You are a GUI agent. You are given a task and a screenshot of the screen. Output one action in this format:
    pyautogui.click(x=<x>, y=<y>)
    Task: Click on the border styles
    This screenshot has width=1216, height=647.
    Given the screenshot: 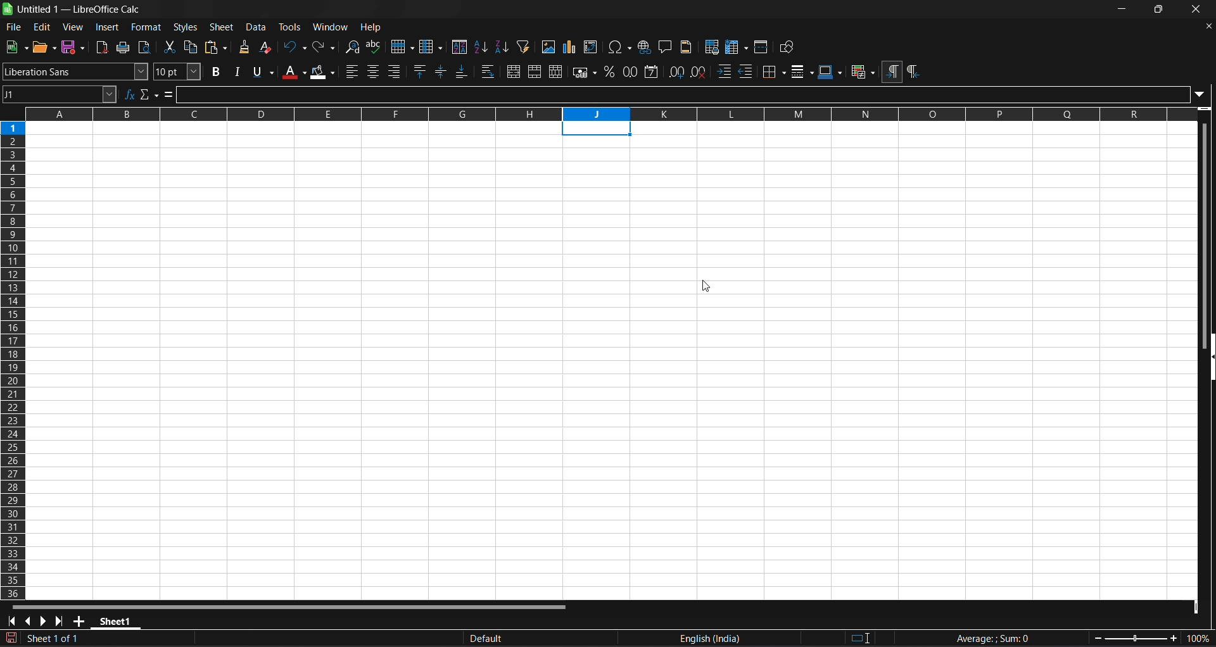 What is the action you would take?
    pyautogui.click(x=802, y=72)
    